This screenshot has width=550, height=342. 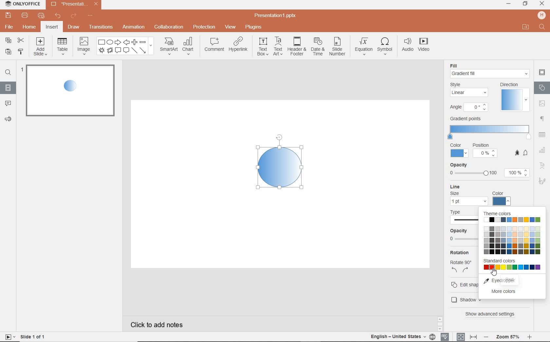 I want to click on spell checking, so click(x=445, y=336).